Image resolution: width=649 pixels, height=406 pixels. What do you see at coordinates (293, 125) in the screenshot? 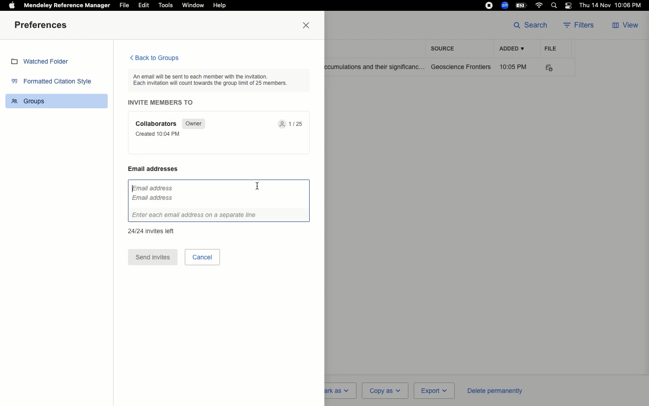
I see `members` at bounding box center [293, 125].